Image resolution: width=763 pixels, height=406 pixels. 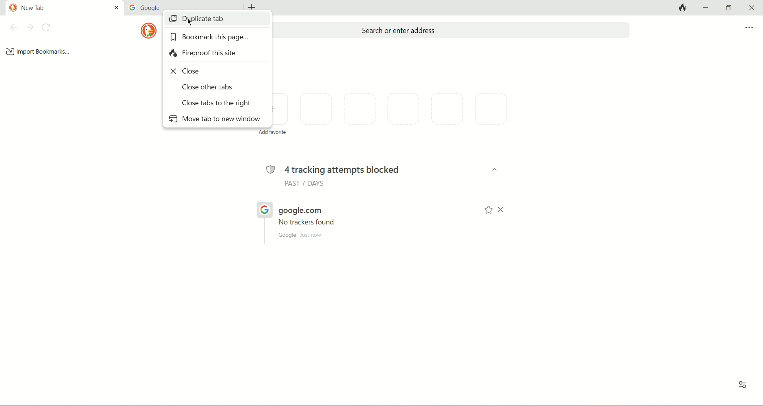 I want to click on 4 tracking attempts blocked, so click(x=354, y=169).